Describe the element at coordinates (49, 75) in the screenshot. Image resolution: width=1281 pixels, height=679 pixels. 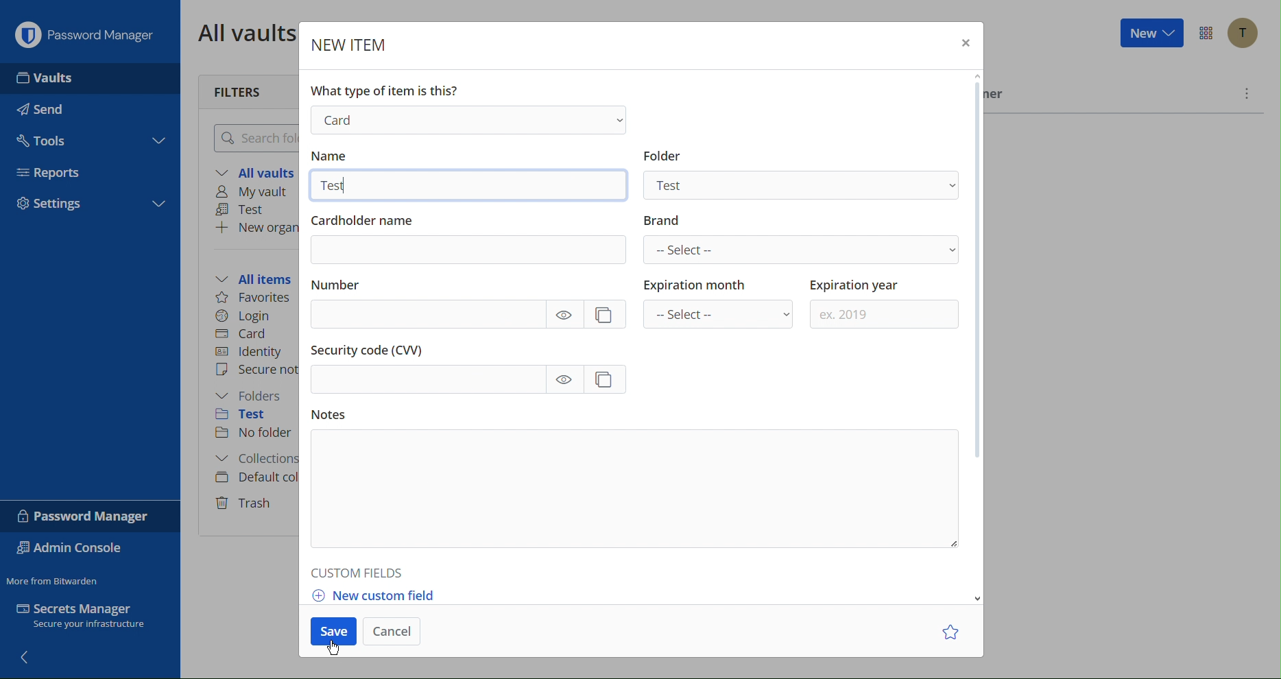
I see `Vaults` at that location.